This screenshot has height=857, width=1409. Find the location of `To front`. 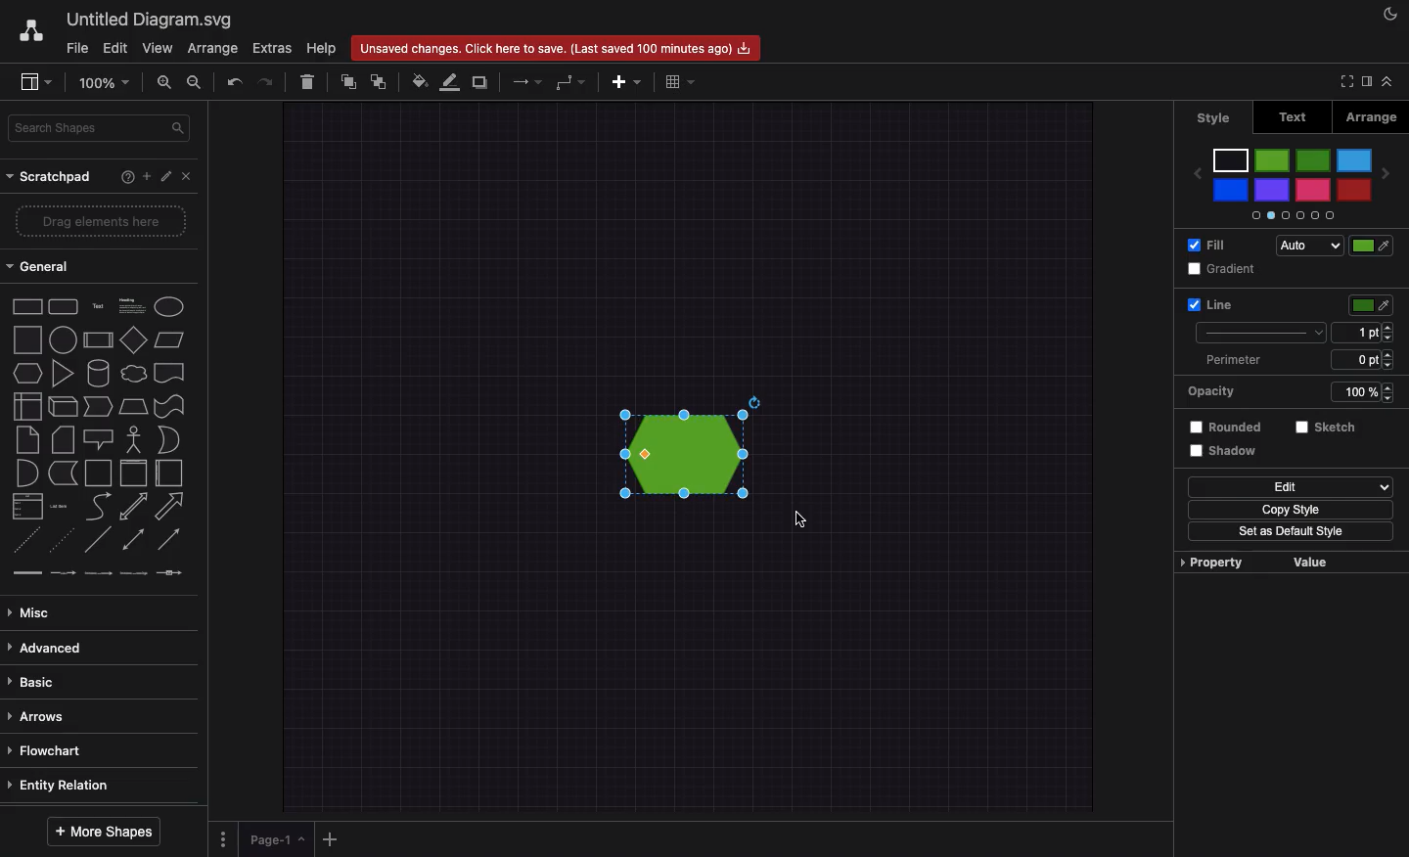

To front is located at coordinates (348, 83).